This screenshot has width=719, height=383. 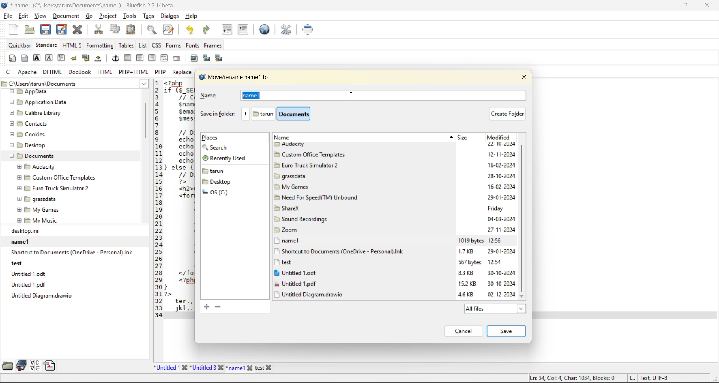 What do you see at coordinates (236, 78) in the screenshot?
I see `move/rename` at bounding box center [236, 78].